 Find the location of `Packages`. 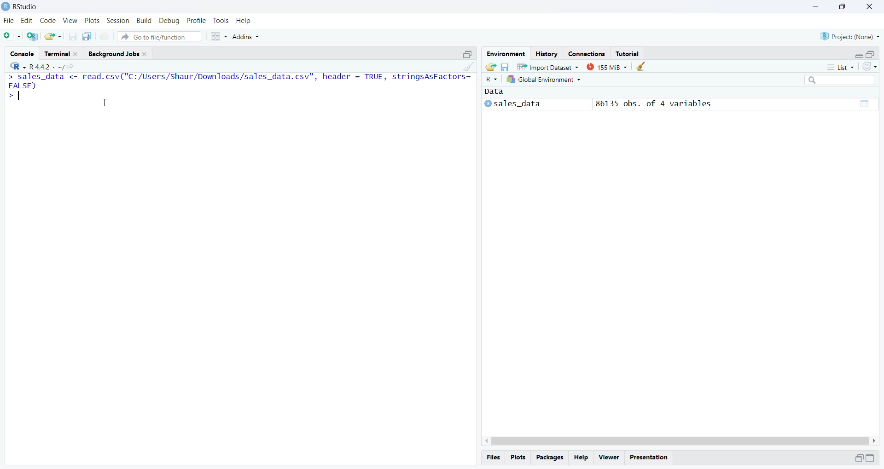

Packages is located at coordinates (551, 458).